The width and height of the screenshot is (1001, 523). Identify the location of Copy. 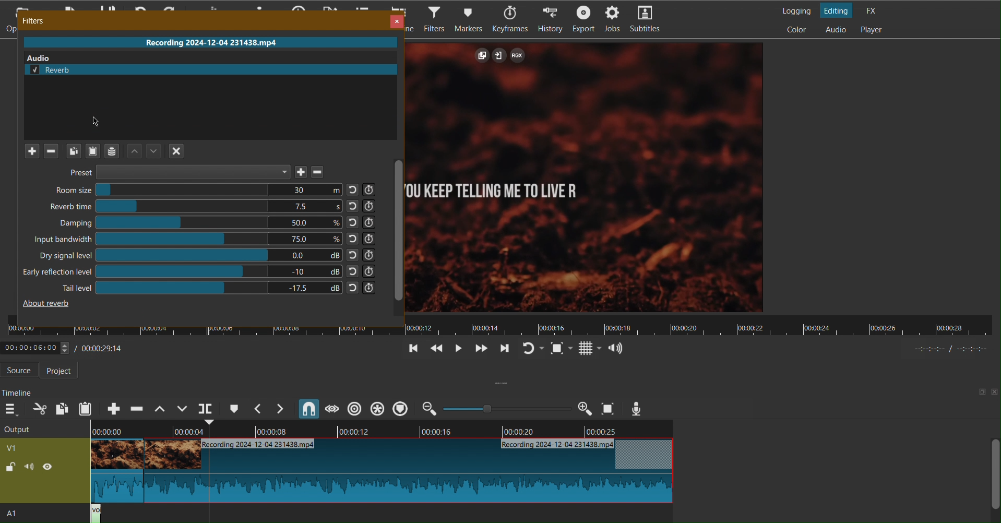
(62, 408).